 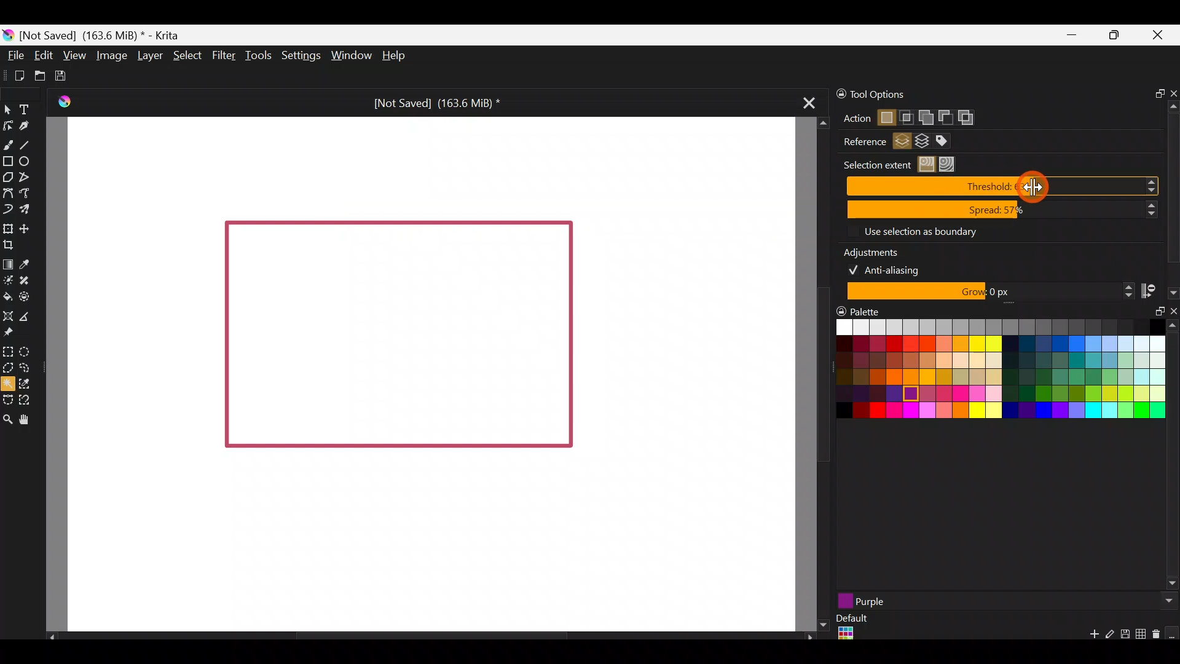 What do you see at coordinates (1155, 92) in the screenshot?
I see `Float docker` at bounding box center [1155, 92].